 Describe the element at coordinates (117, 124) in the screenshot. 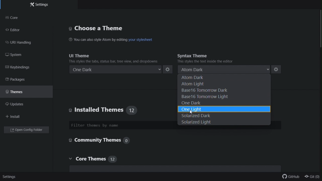

I see `Filter themes by name` at that location.